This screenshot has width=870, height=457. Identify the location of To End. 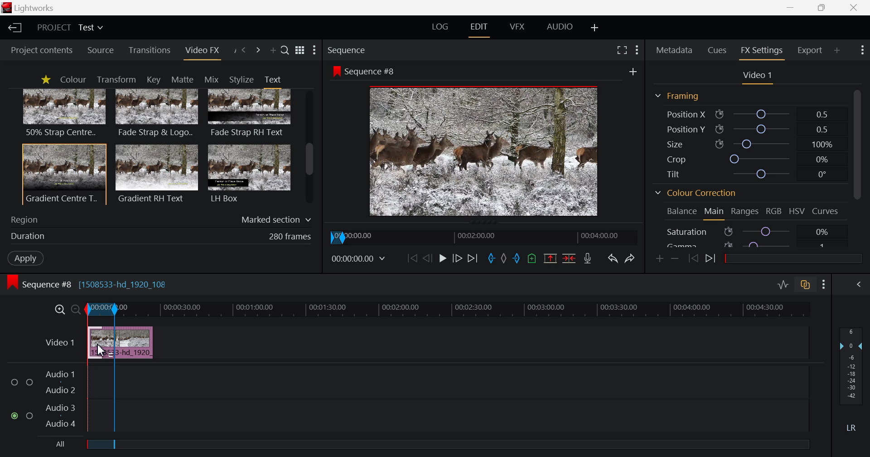
(474, 258).